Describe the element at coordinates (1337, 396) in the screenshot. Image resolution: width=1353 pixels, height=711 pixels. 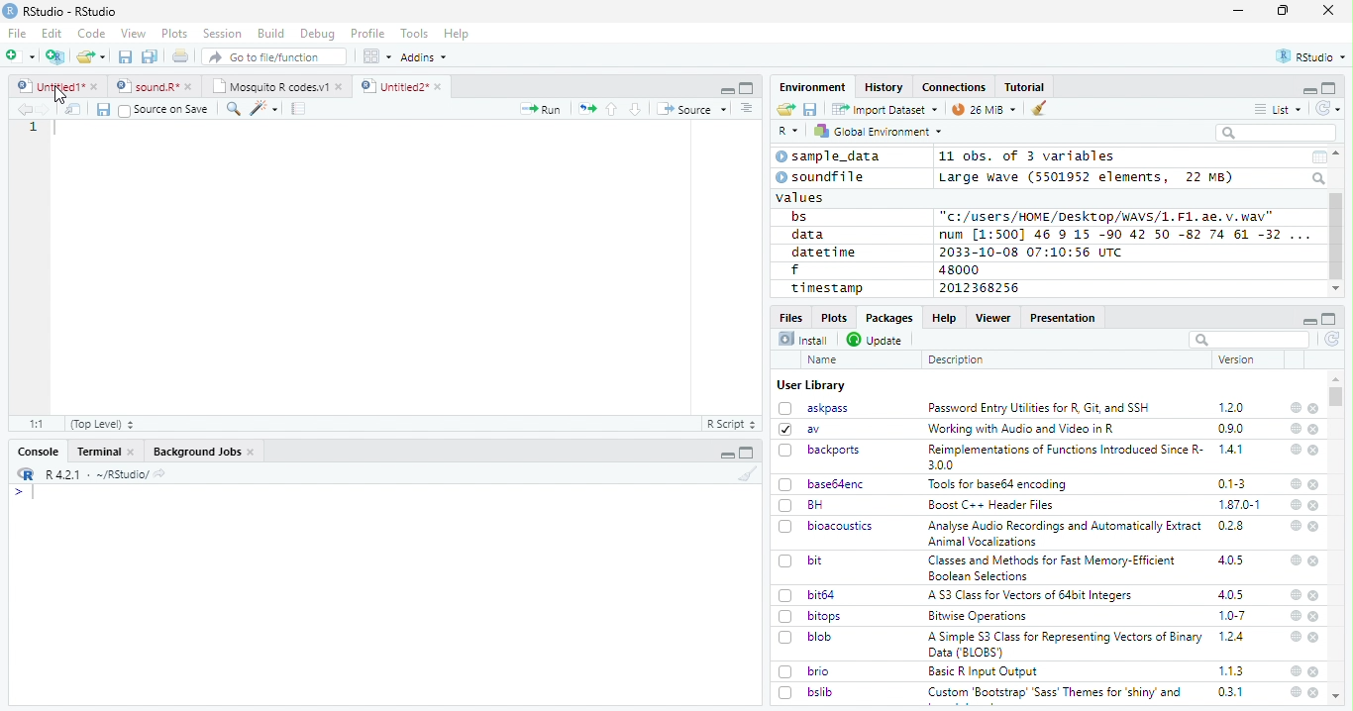
I see `scroll bar` at that location.